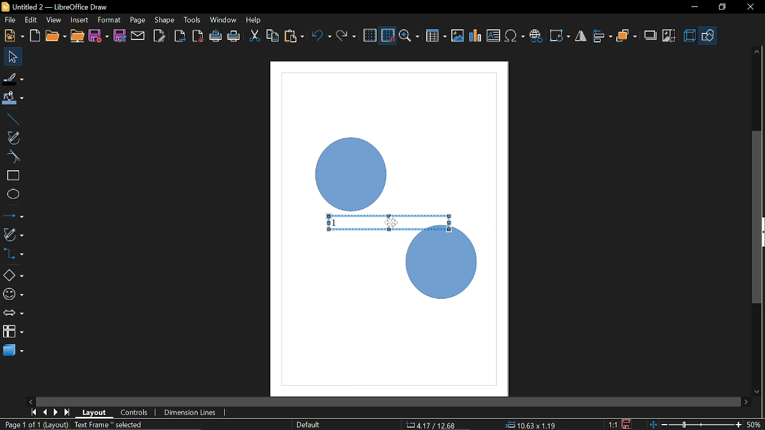  Describe the element at coordinates (14, 57) in the screenshot. I see `Select` at that location.